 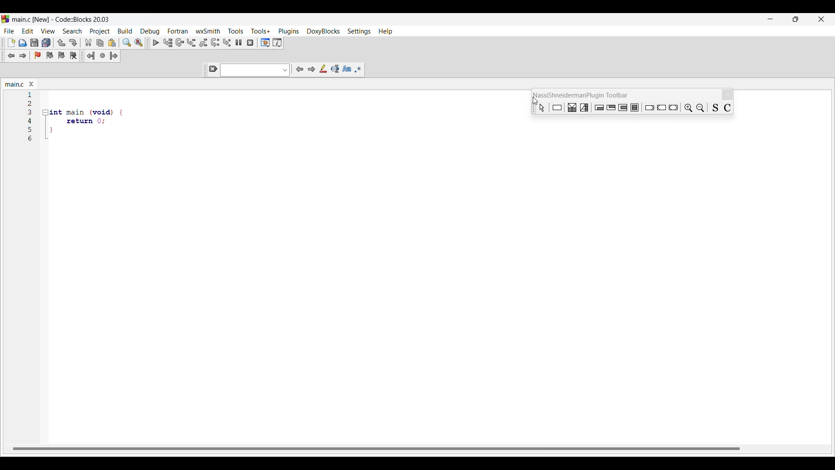 What do you see at coordinates (23, 56) in the screenshot?
I see `Toggle forward` at bounding box center [23, 56].